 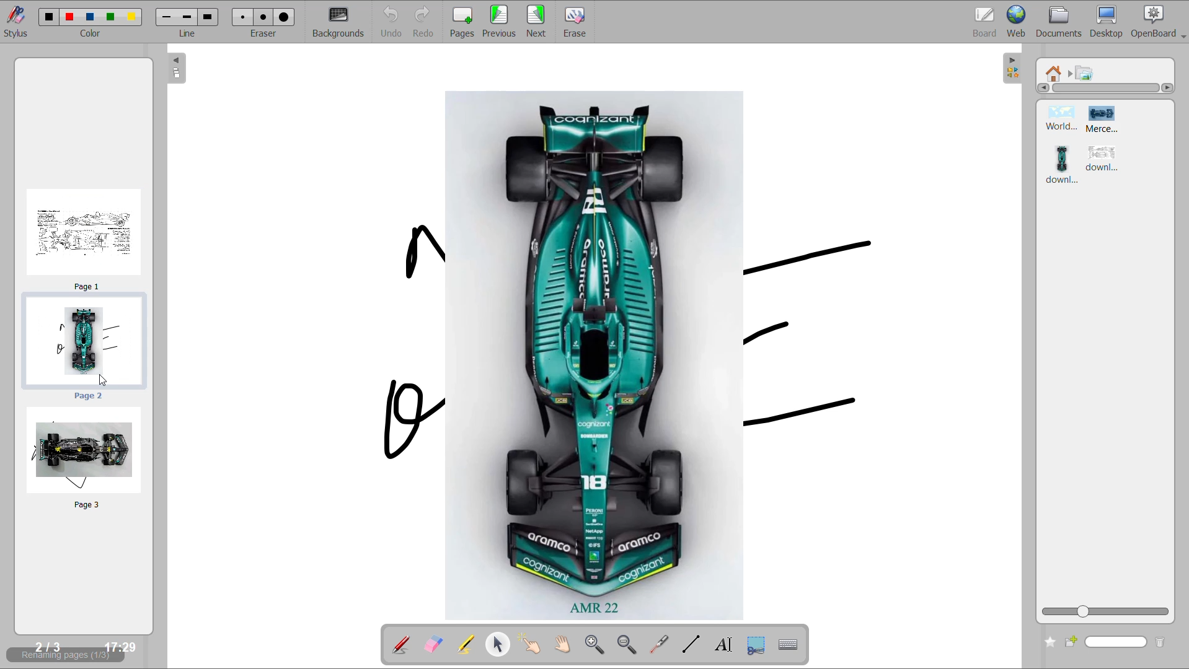 I want to click on select and modify objects, so click(x=500, y=644).